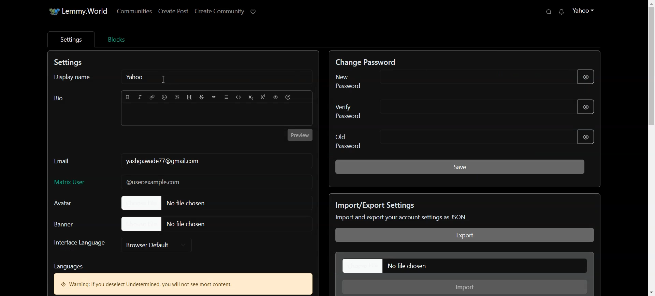  Describe the element at coordinates (63, 159) in the screenshot. I see `Email` at that location.